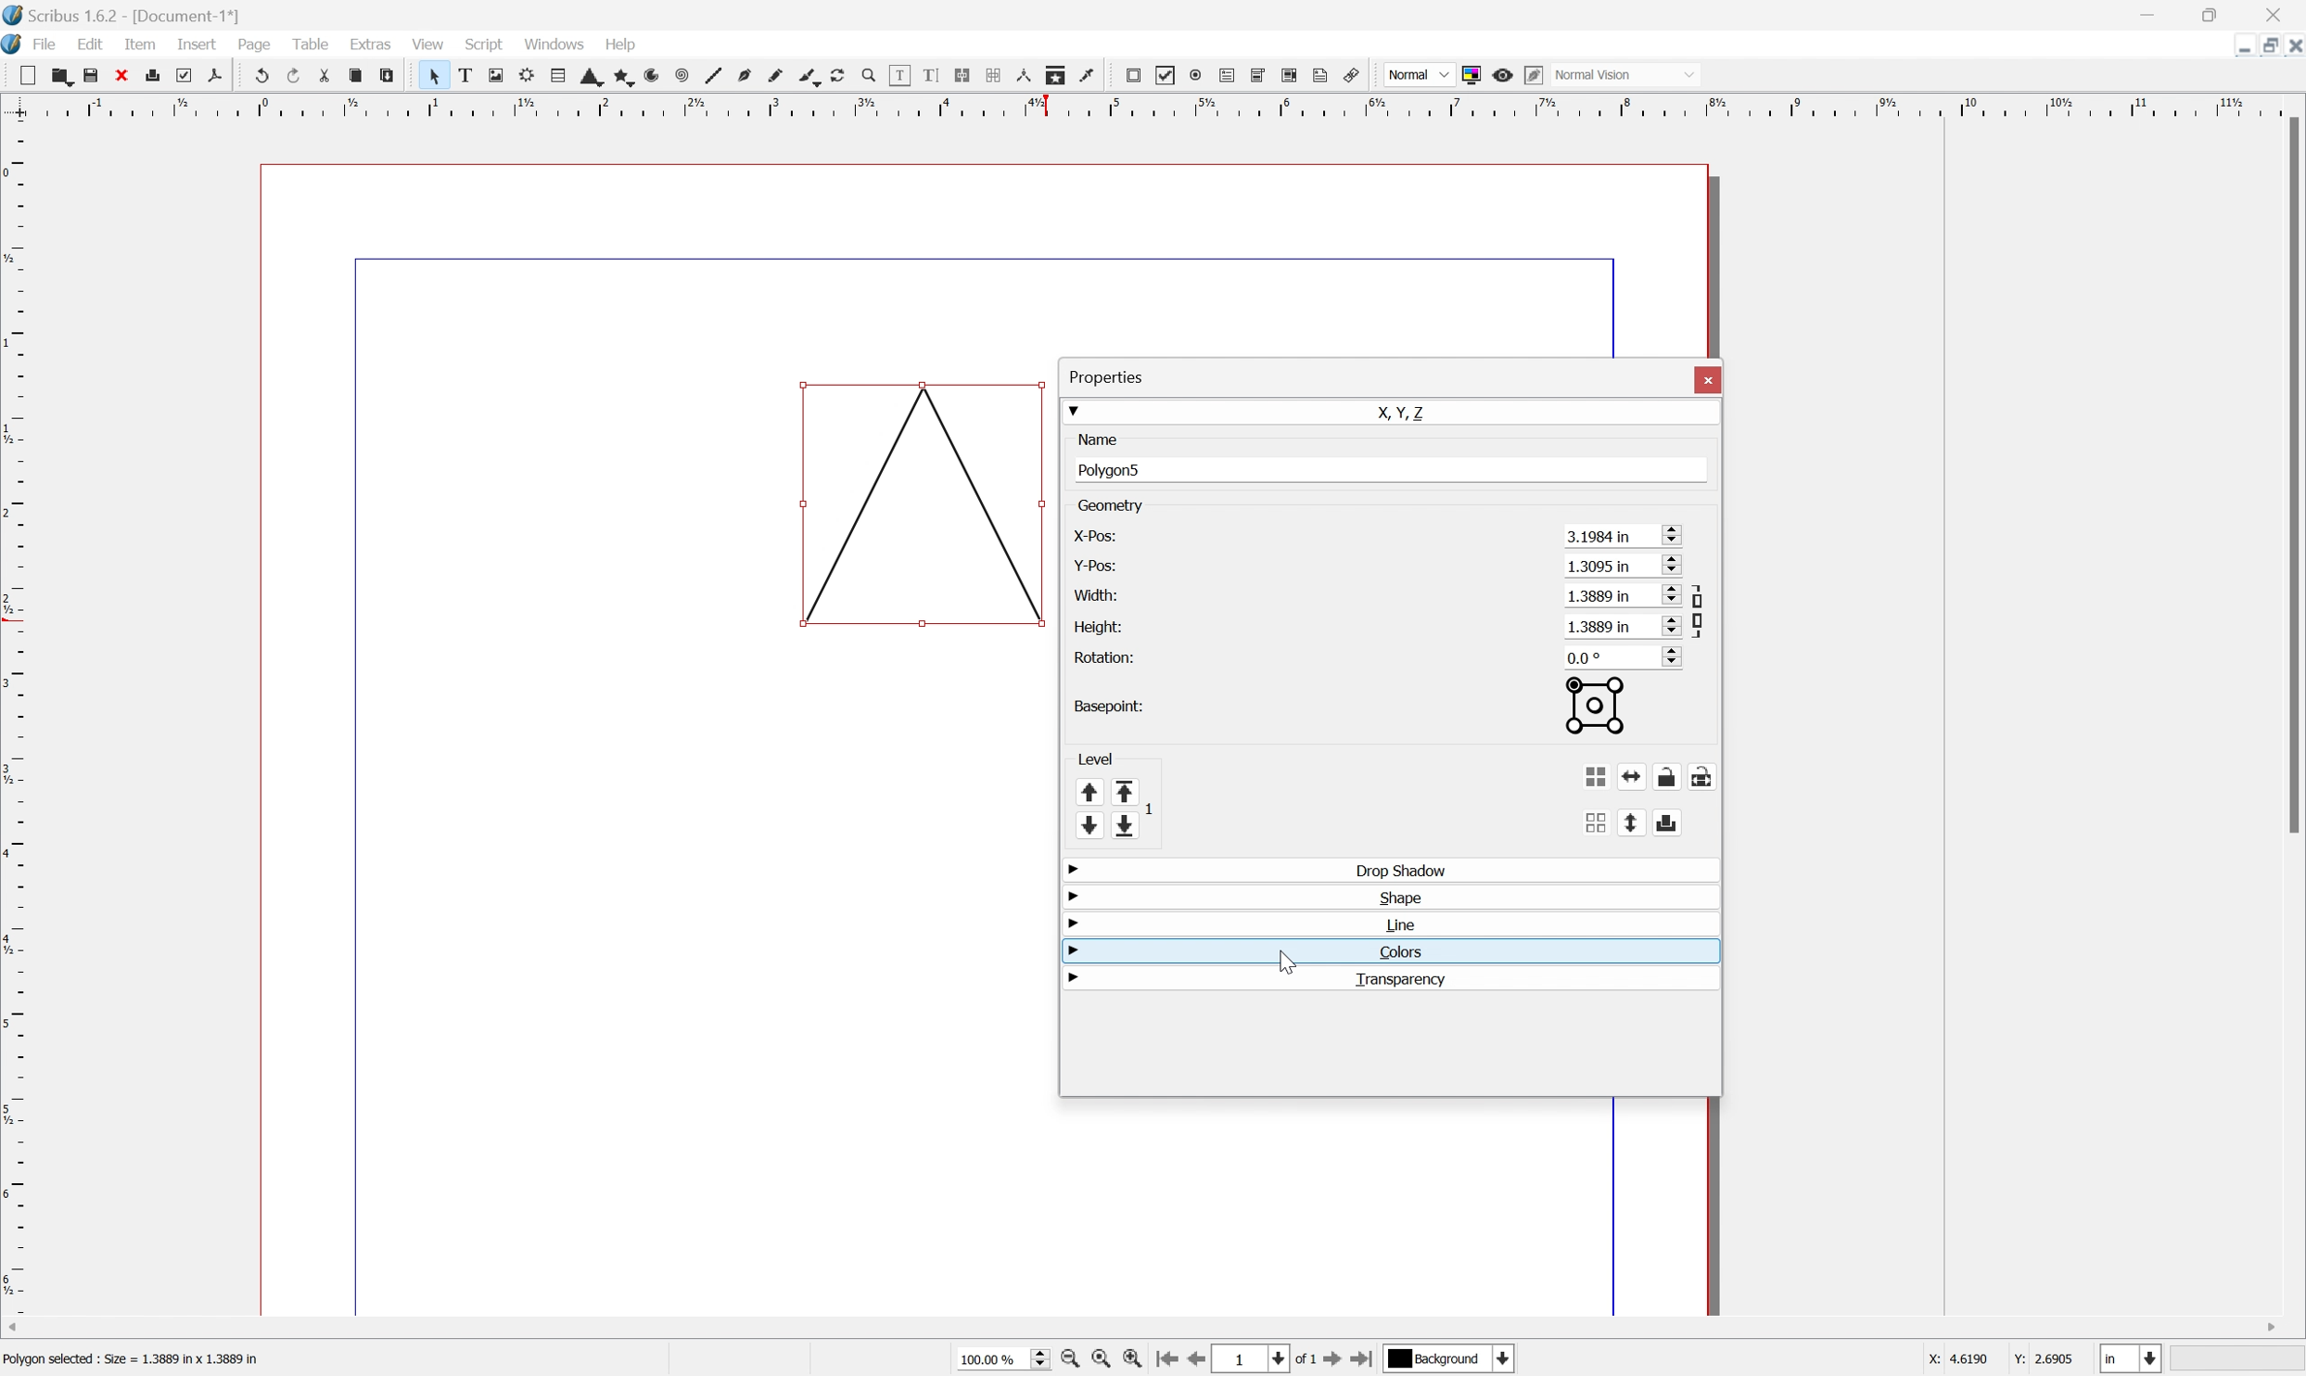  Describe the element at coordinates (1131, 1359) in the screenshot. I see `Zoom in by stepping values in Tools preferences` at that location.